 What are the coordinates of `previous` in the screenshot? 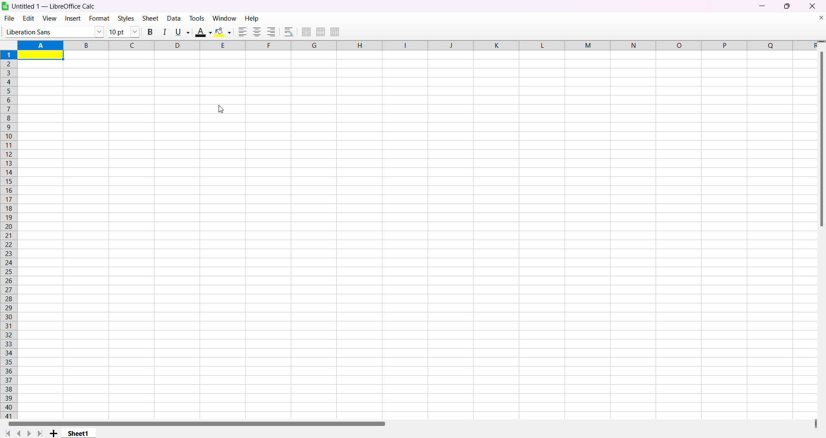 It's located at (22, 432).